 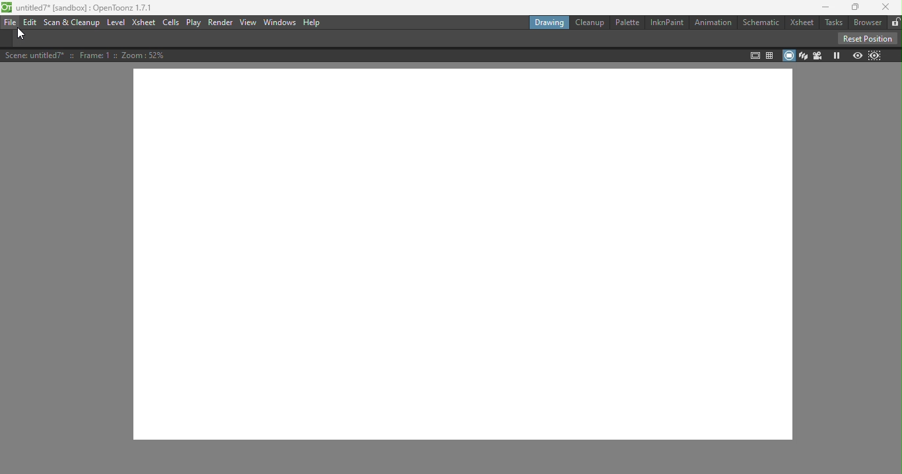 I want to click on Sub-camera preview, so click(x=874, y=56).